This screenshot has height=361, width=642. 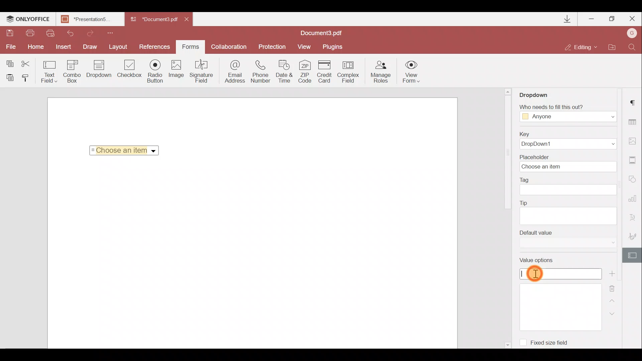 What do you see at coordinates (307, 73) in the screenshot?
I see `ZIP code` at bounding box center [307, 73].